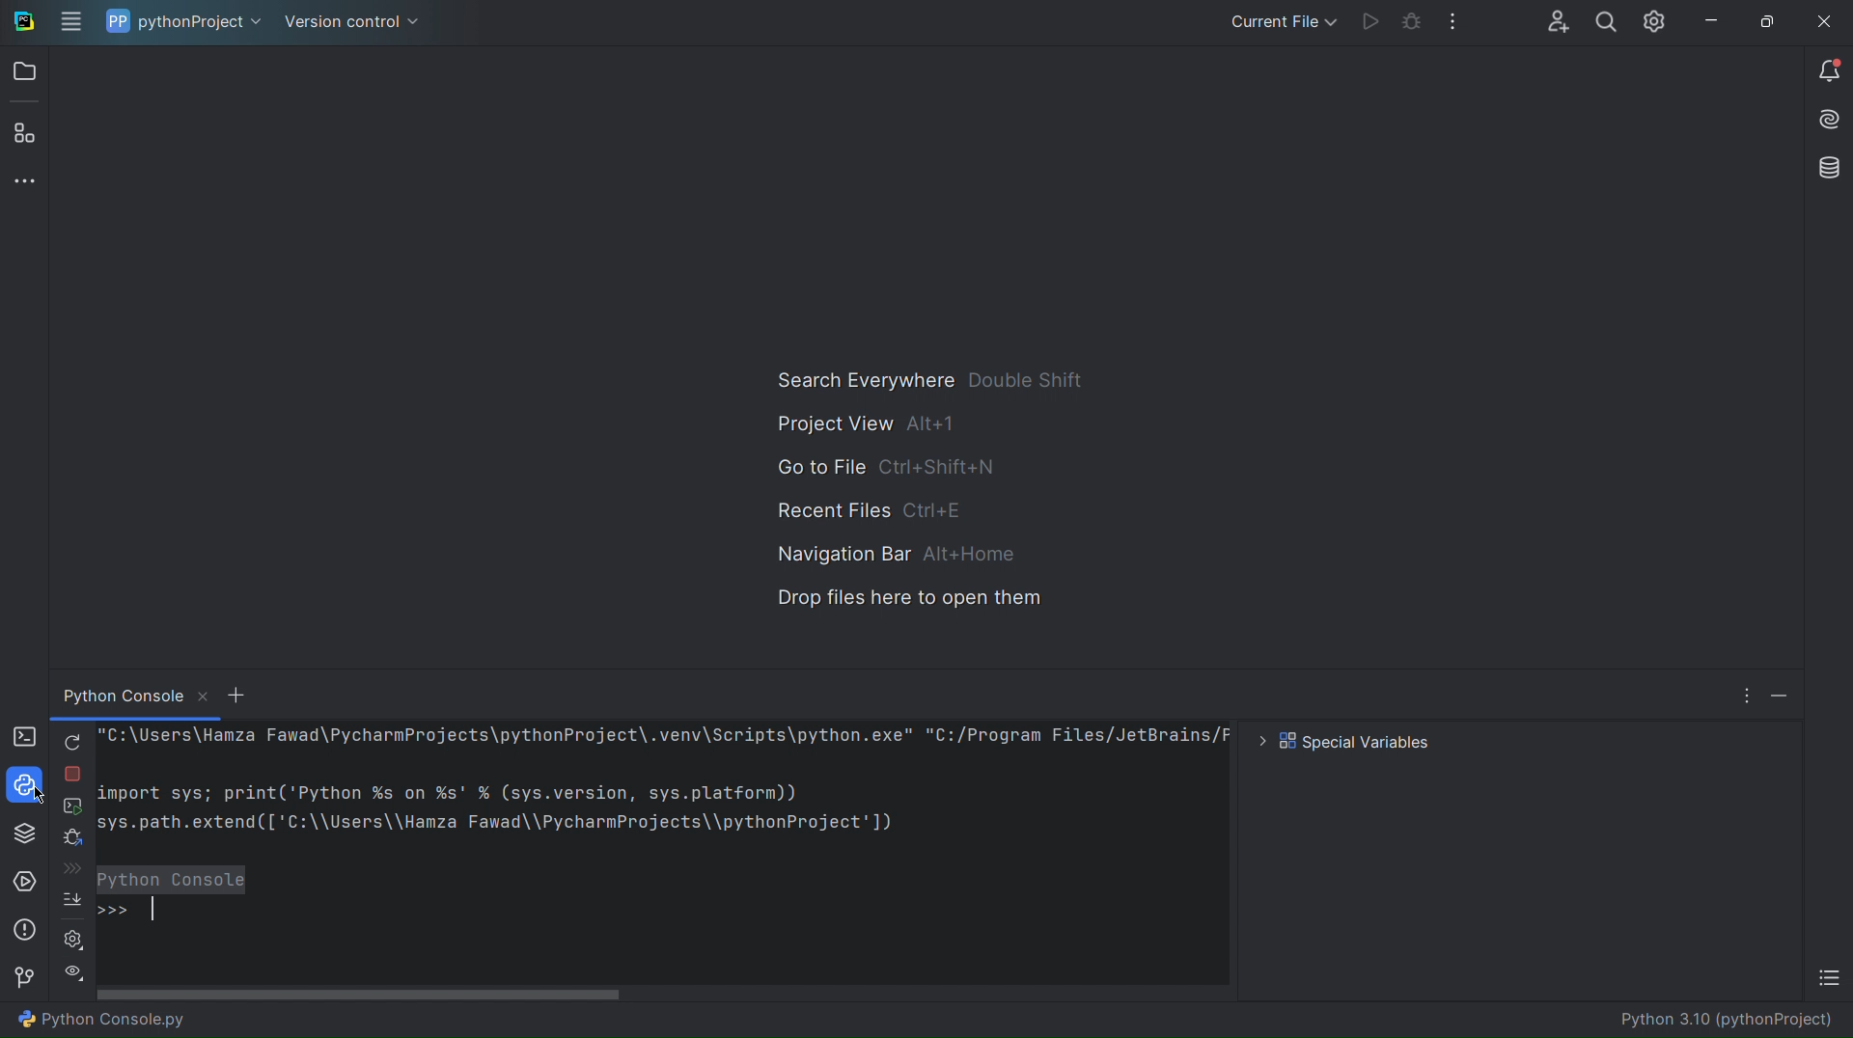  Describe the element at coordinates (238, 696) in the screenshot. I see `Add tab` at that location.